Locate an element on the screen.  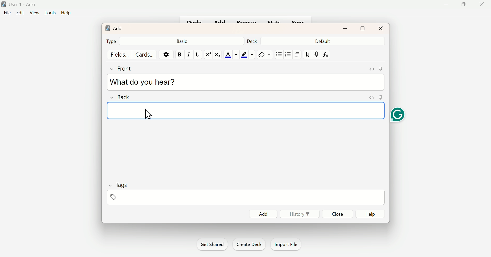
Italiac is located at coordinates (188, 54).